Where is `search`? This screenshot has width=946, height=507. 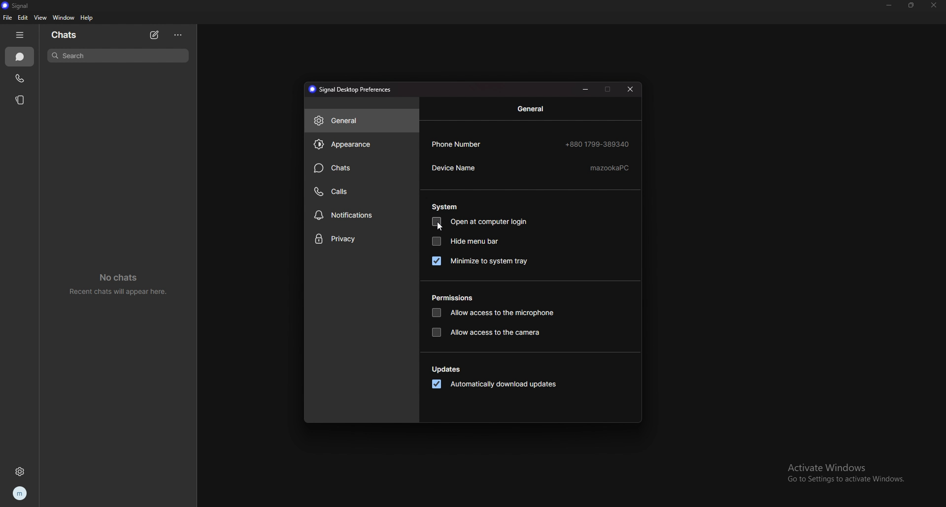 search is located at coordinates (117, 55).